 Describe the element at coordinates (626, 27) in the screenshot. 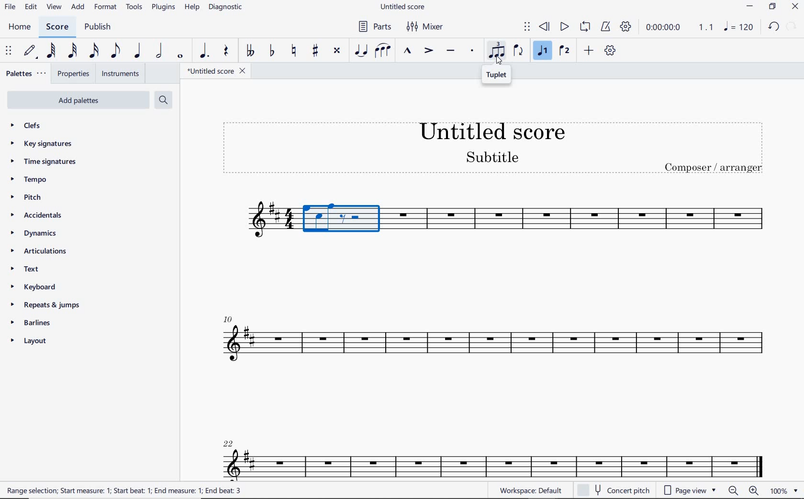

I see `PLAYBACK SETTINGS` at that location.